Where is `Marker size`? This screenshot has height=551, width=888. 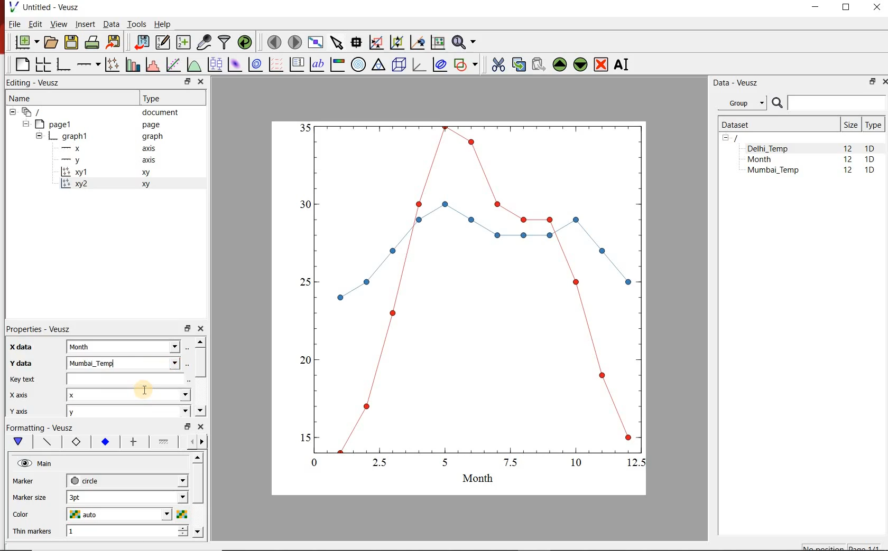
Marker size is located at coordinates (30, 498).